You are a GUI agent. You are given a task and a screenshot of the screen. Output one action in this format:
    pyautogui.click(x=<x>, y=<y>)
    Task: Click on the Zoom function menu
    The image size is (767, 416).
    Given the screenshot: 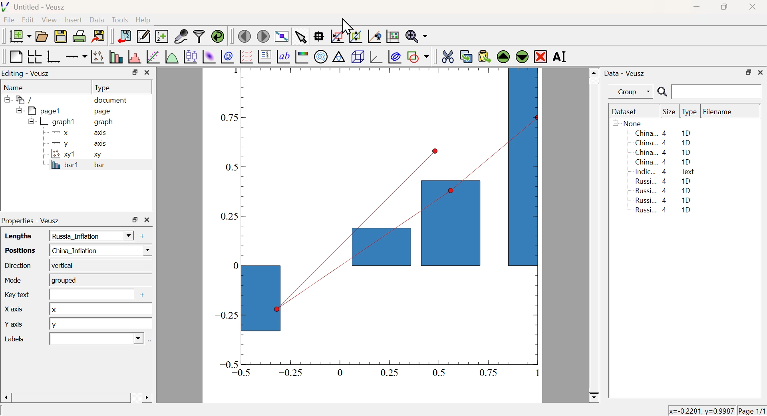 What is the action you would take?
    pyautogui.click(x=417, y=36)
    